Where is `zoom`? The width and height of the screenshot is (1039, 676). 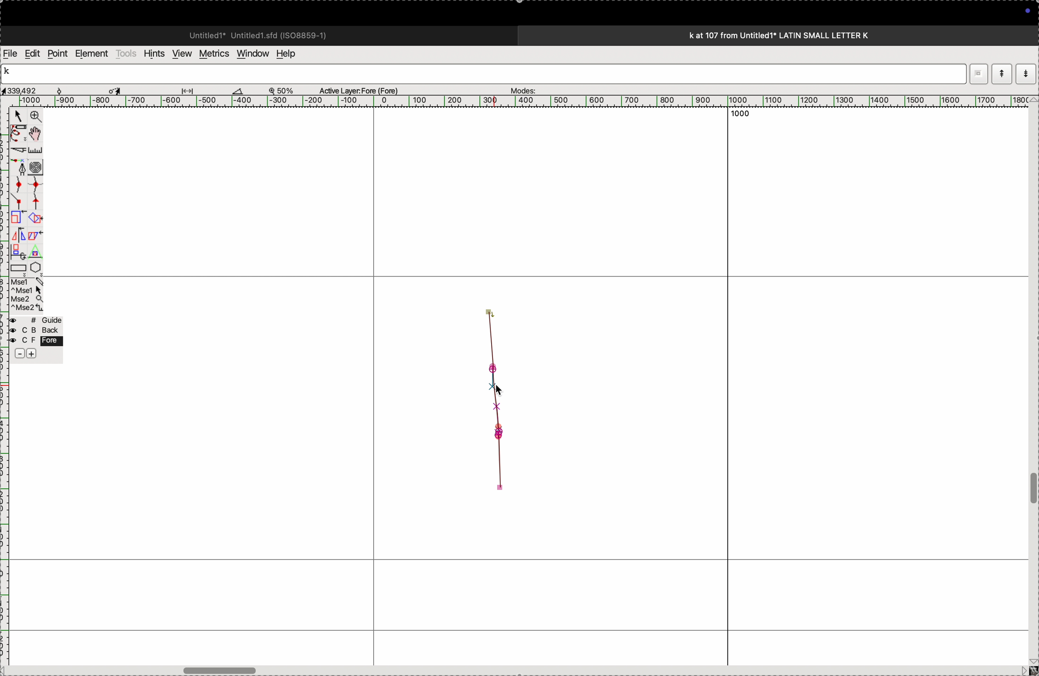 zoom is located at coordinates (286, 90).